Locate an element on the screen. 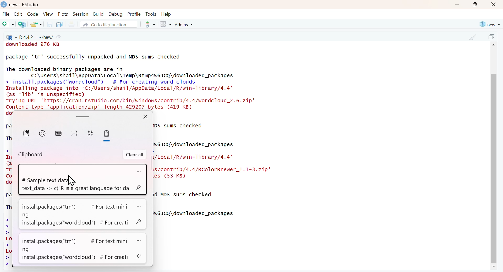 The height and width of the screenshot is (272, 503). Edit is located at coordinates (18, 14).